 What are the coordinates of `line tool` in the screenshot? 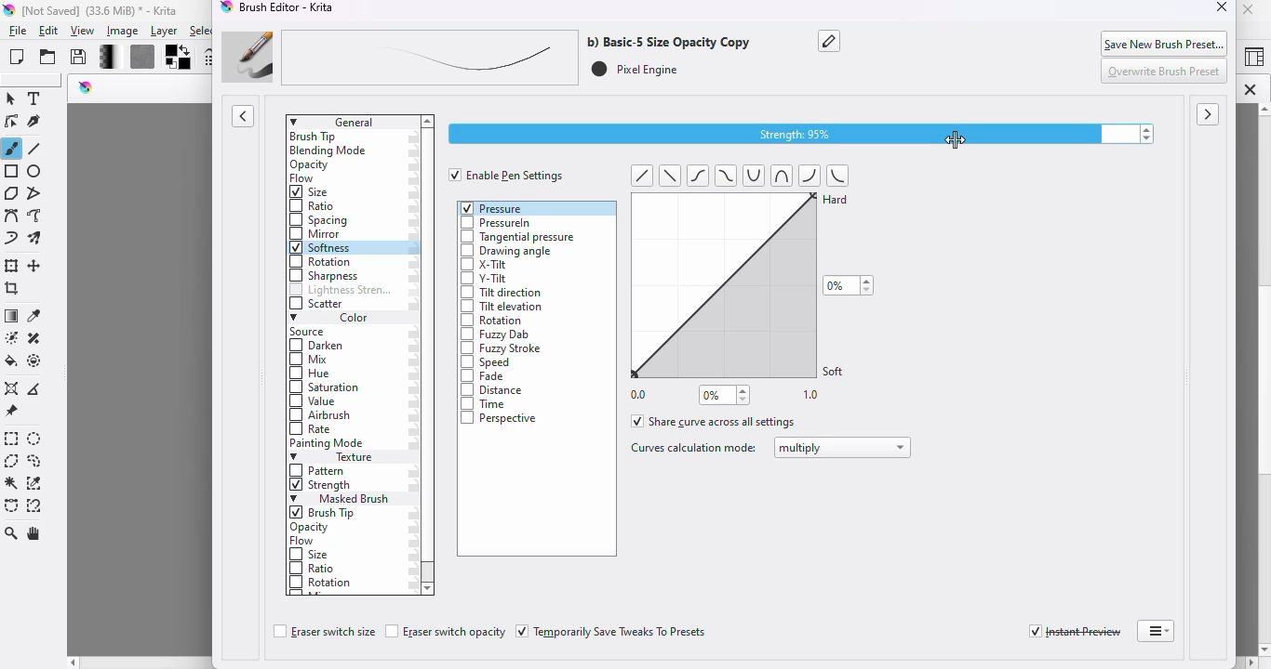 It's located at (37, 149).